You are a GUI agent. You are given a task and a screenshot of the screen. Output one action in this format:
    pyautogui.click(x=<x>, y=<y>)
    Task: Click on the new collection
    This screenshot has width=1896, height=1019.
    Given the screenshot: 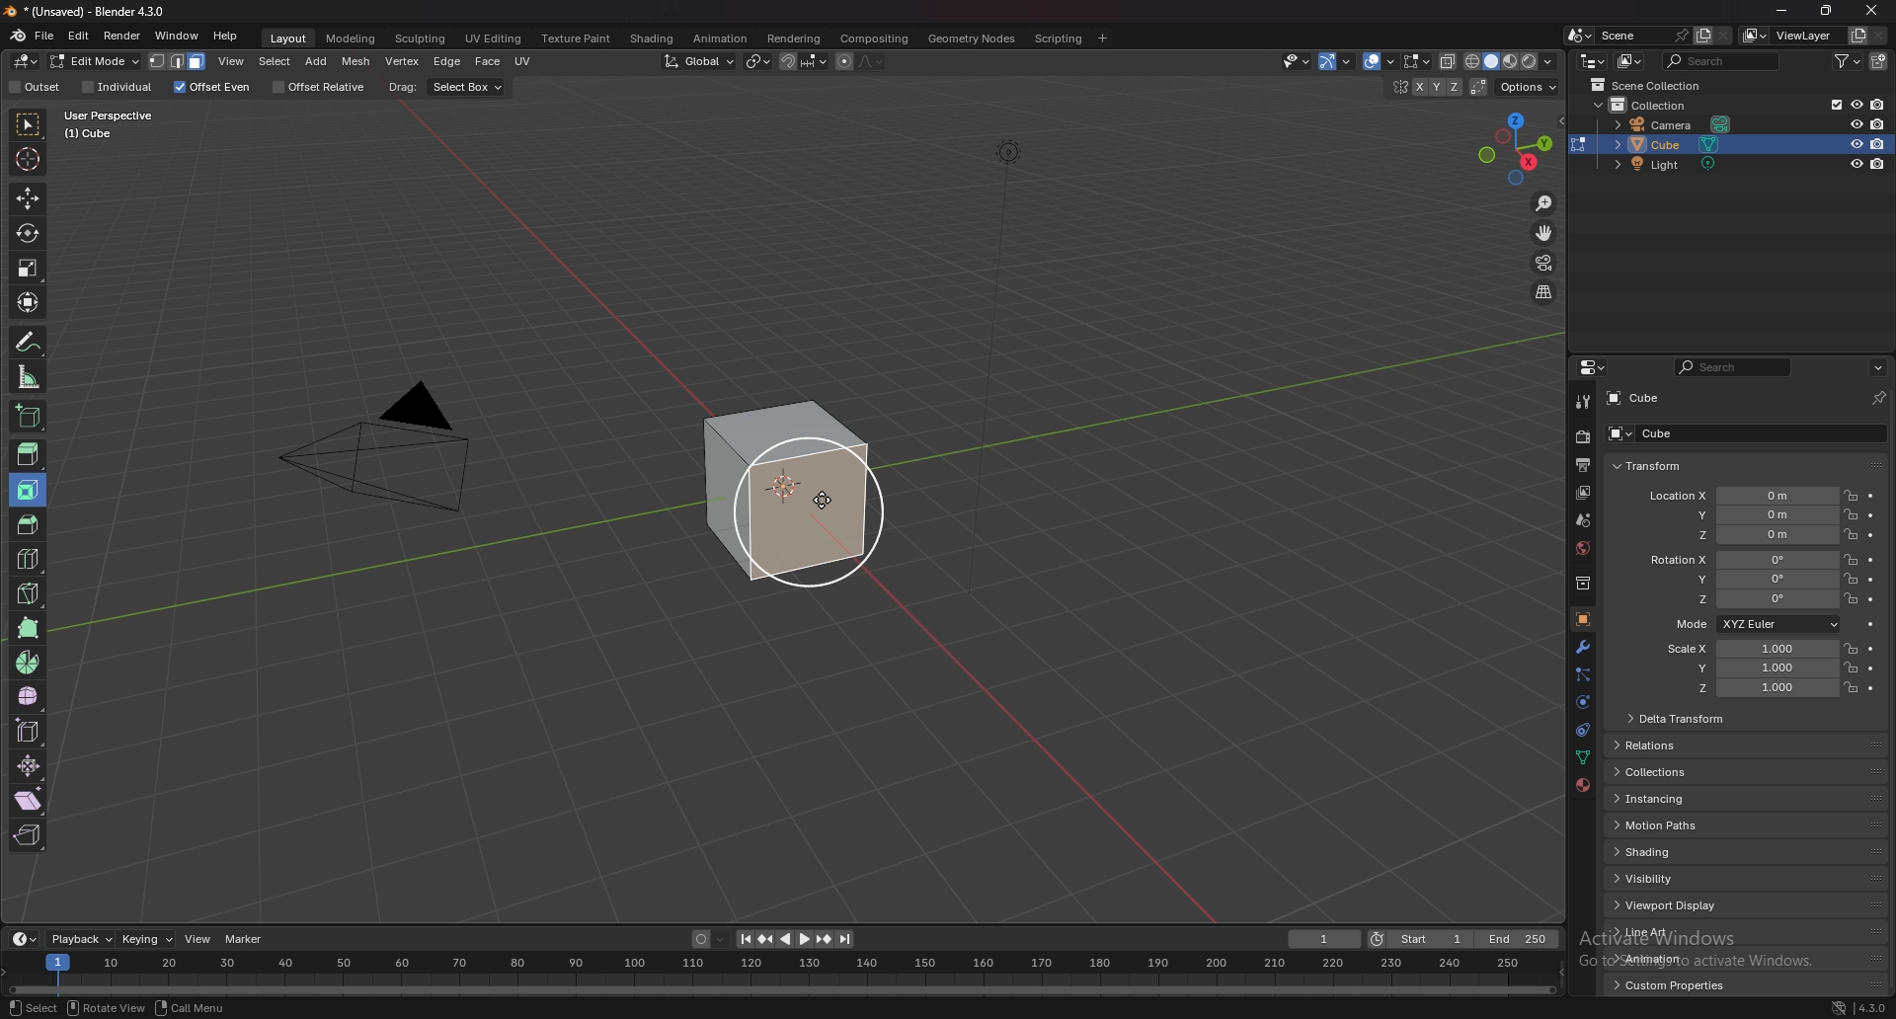 What is the action you would take?
    pyautogui.click(x=1879, y=62)
    